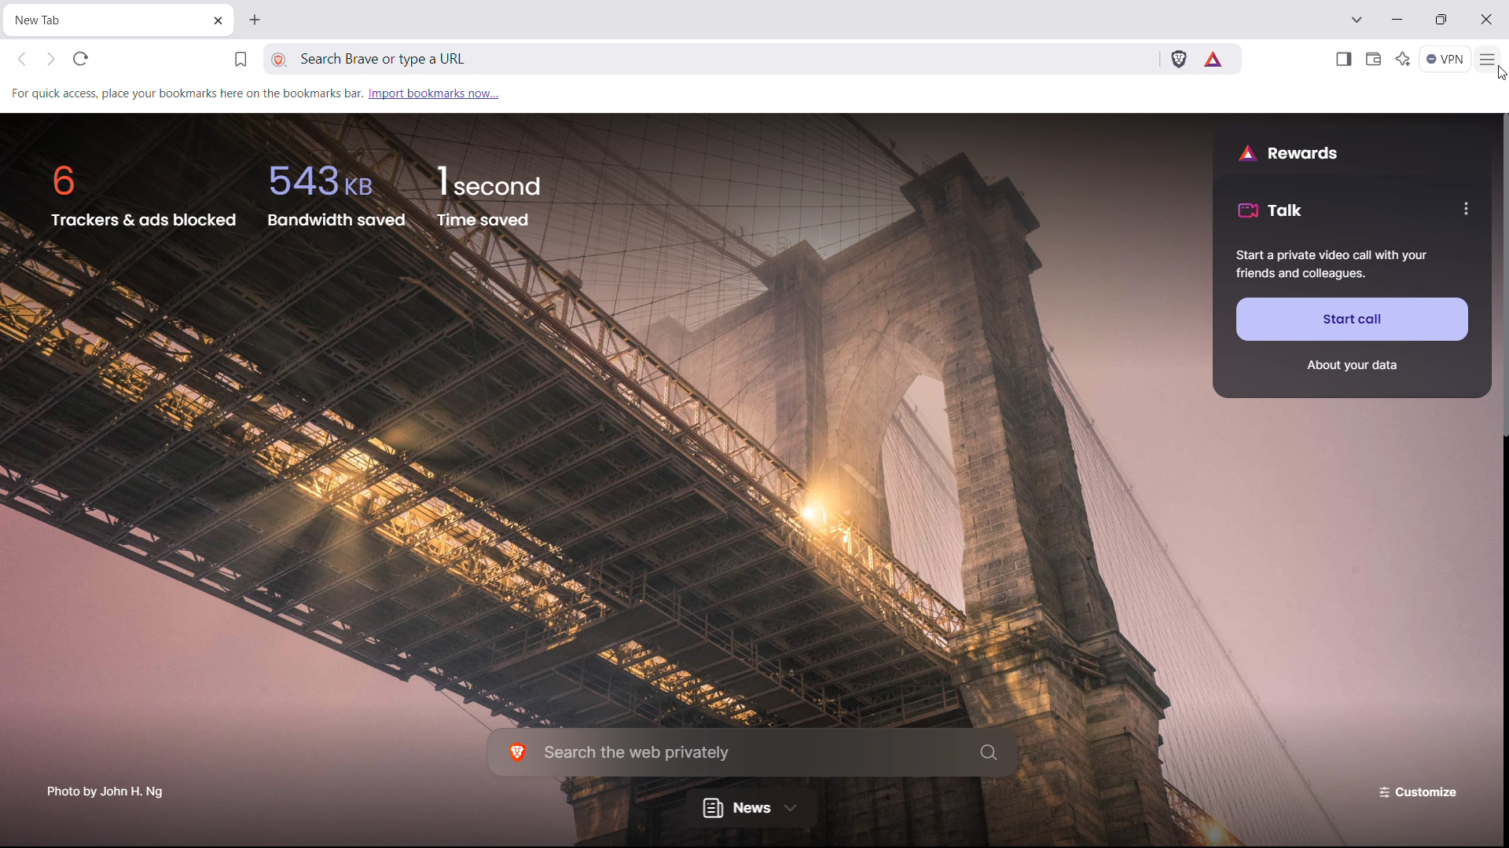 The height and width of the screenshot is (848, 1509). What do you see at coordinates (1352, 366) in the screenshot?
I see `about your data` at bounding box center [1352, 366].